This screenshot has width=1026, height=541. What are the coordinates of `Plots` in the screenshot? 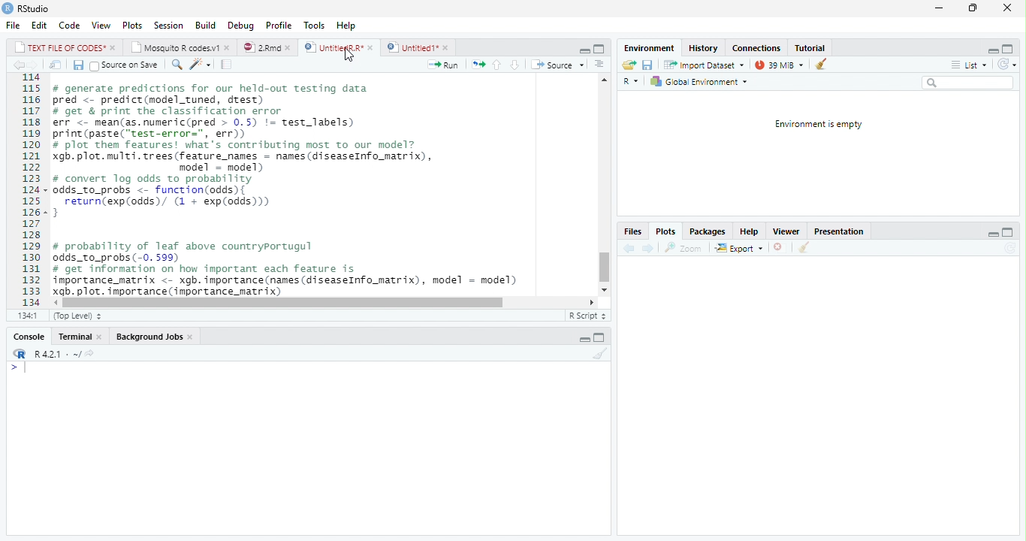 It's located at (665, 231).